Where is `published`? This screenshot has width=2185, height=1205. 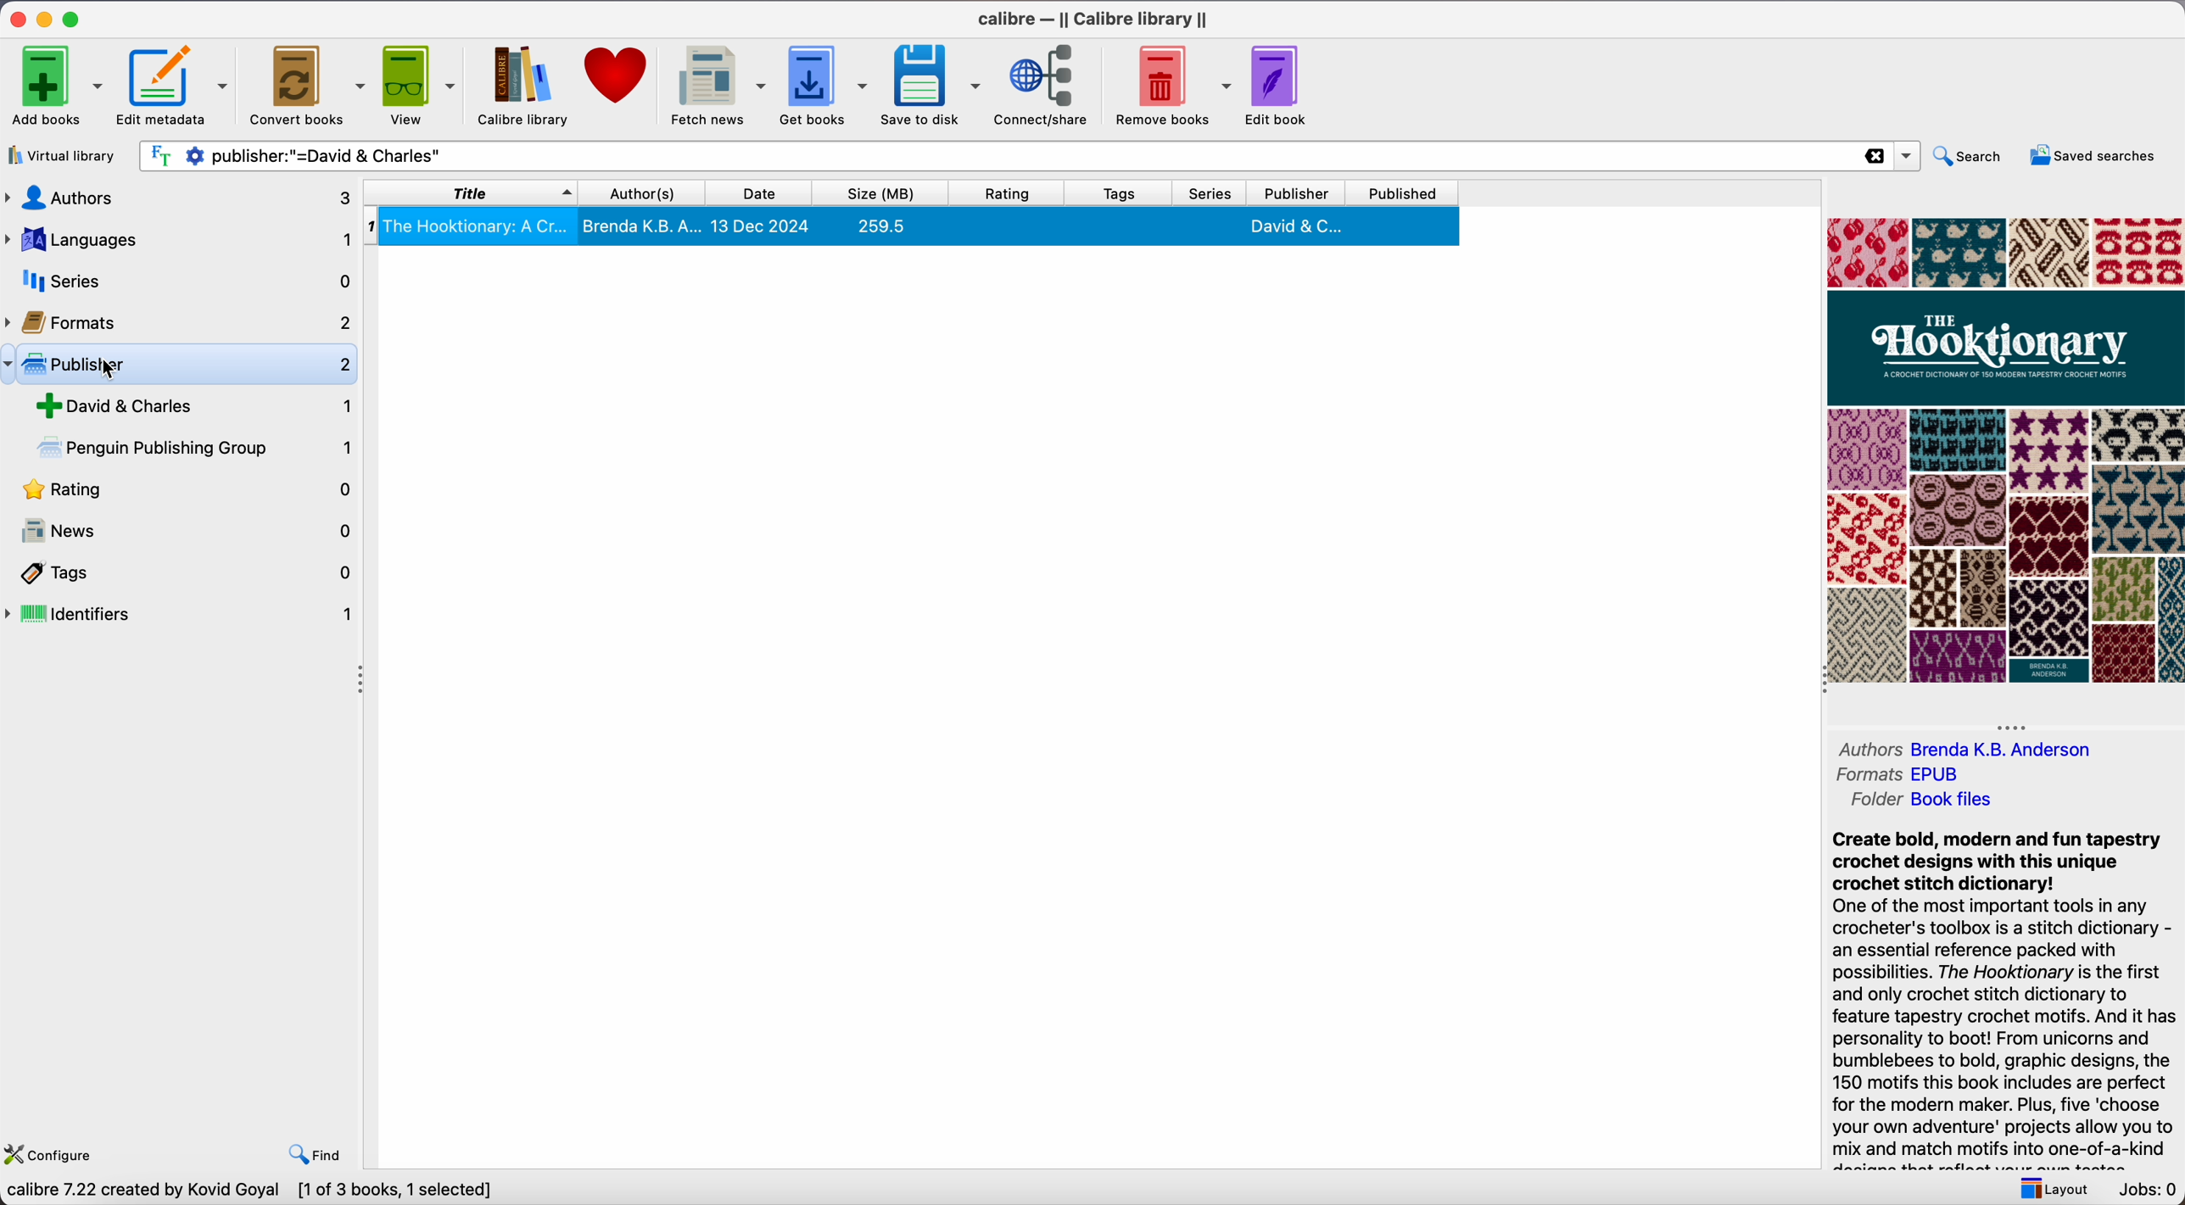
published is located at coordinates (1405, 193).